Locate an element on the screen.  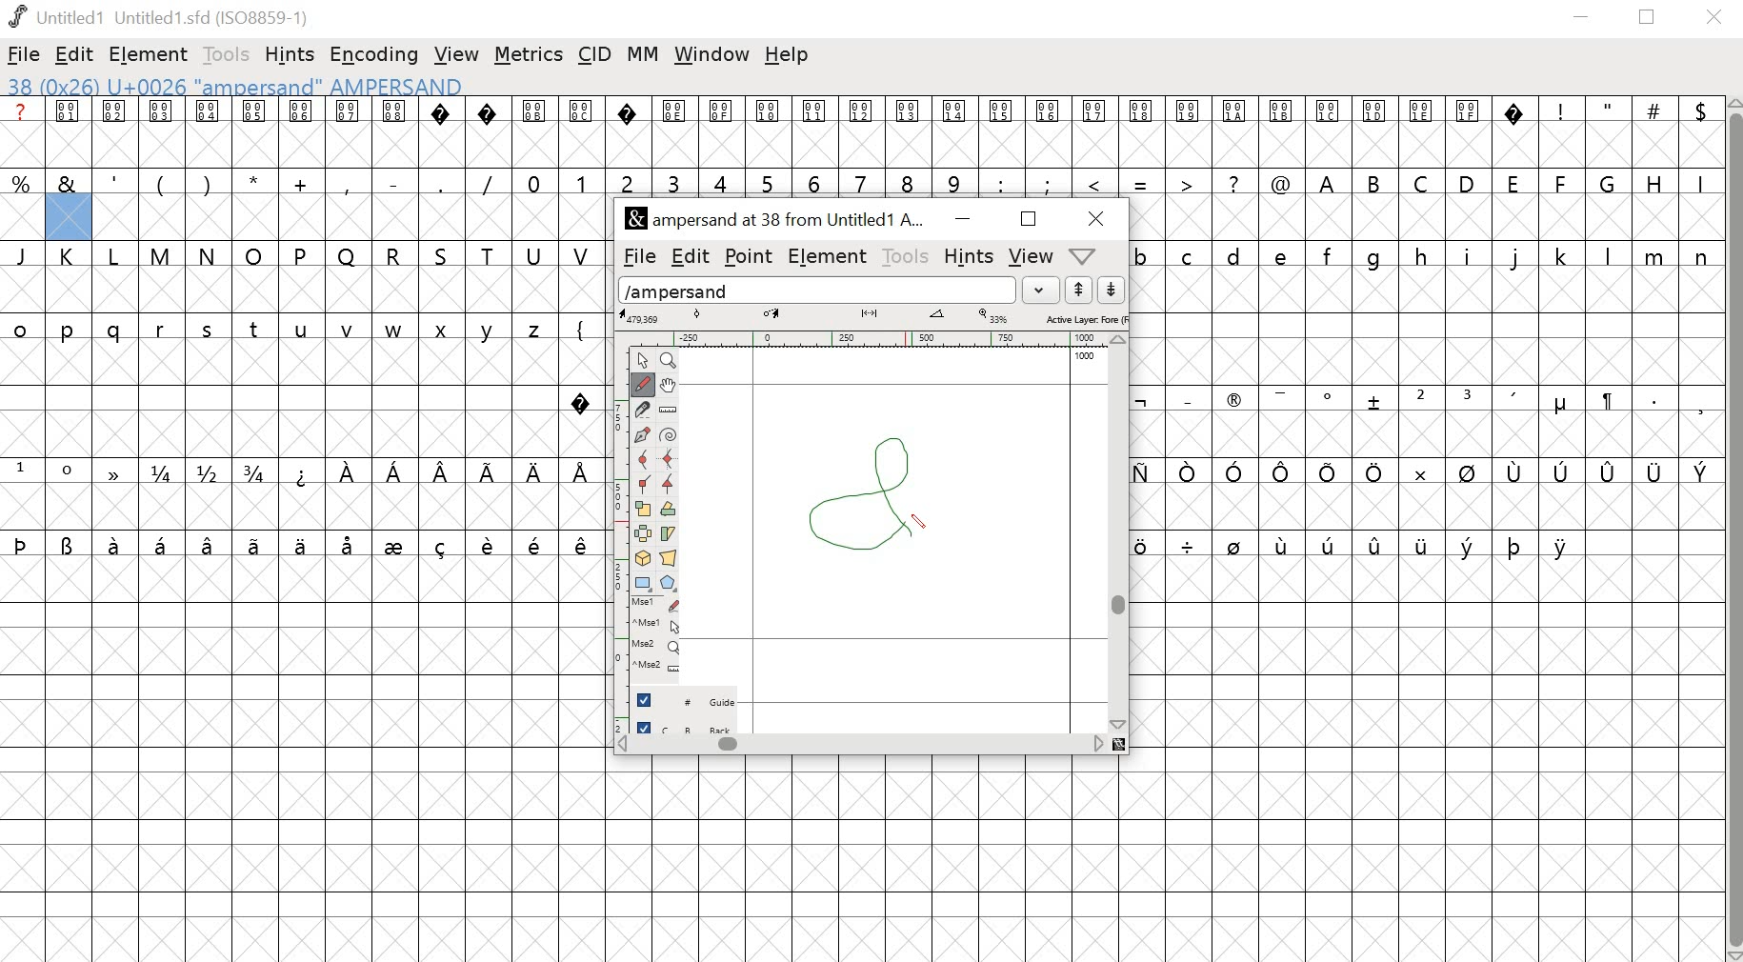
cursor destination coordinate is located at coordinates (774, 314).